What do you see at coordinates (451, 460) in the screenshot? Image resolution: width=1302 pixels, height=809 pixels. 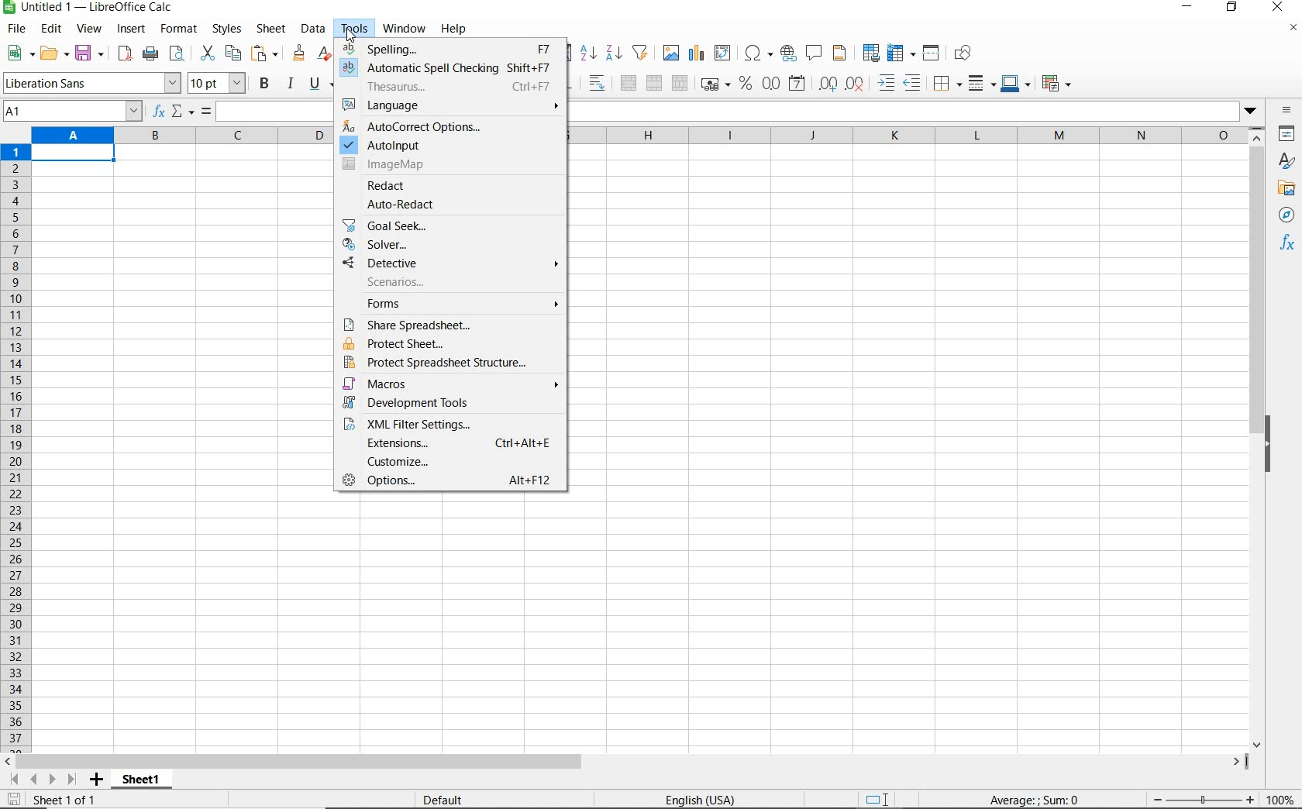 I see `customize` at bounding box center [451, 460].